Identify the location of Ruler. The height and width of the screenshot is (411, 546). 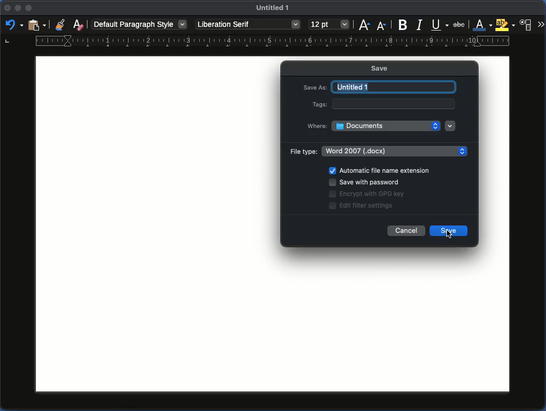
(257, 42).